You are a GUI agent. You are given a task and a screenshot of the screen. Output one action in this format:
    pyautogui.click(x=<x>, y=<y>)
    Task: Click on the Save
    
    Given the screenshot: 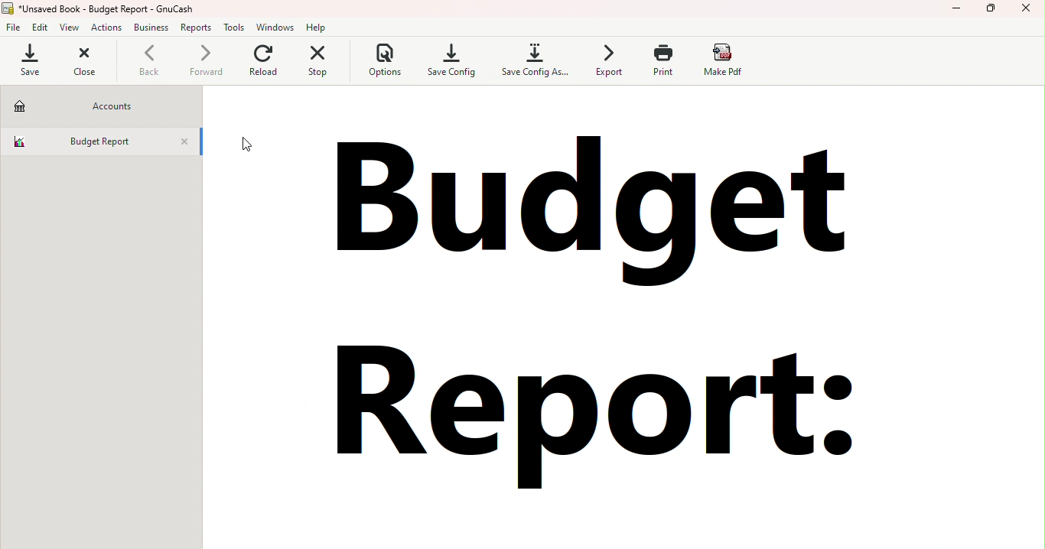 What is the action you would take?
    pyautogui.click(x=28, y=60)
    